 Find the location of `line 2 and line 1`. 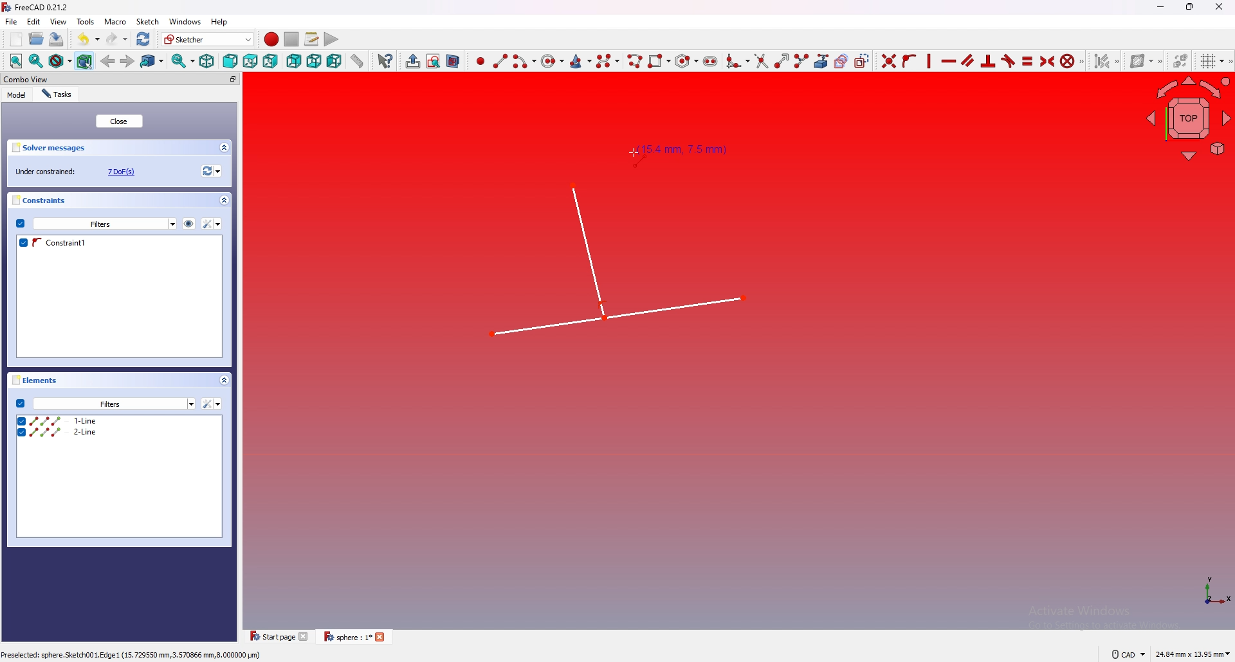

line 2 and line 1 is located at coordinates (612, 258).